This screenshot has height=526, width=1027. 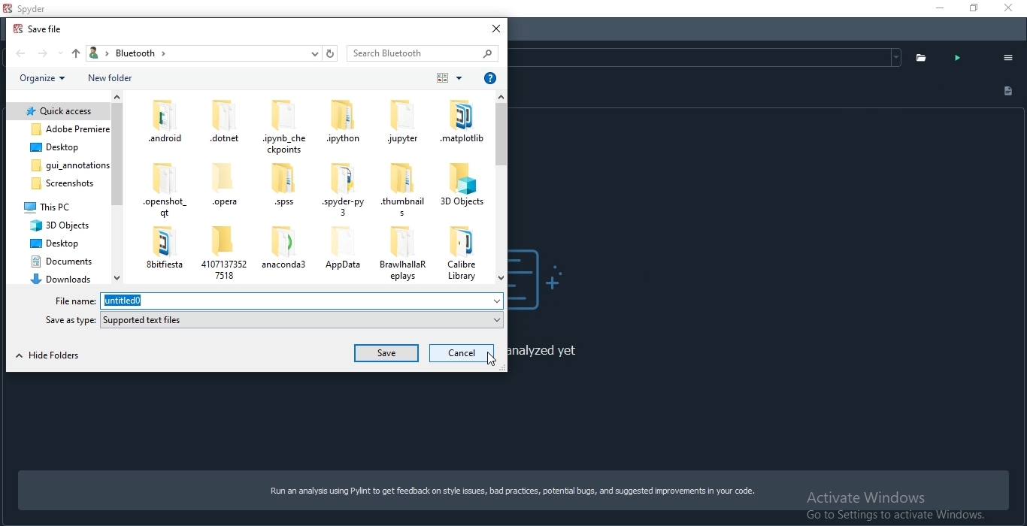 I want to click on help, so click(x=489, y=77).